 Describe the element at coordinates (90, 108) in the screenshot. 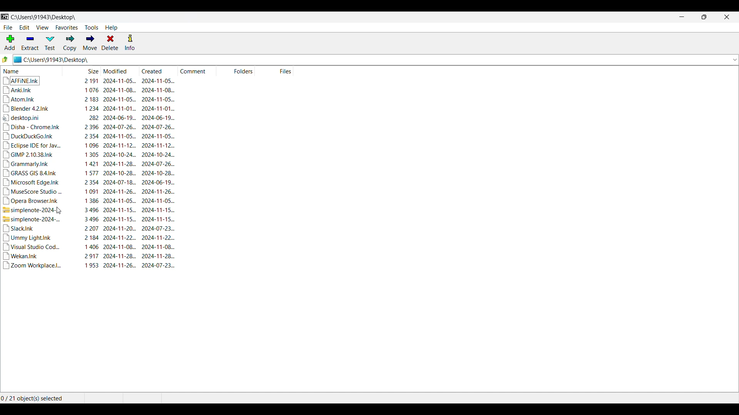

I see `Blender 4.2.Ink 1234 2024-11-01... 2024-11-01...` at that location.